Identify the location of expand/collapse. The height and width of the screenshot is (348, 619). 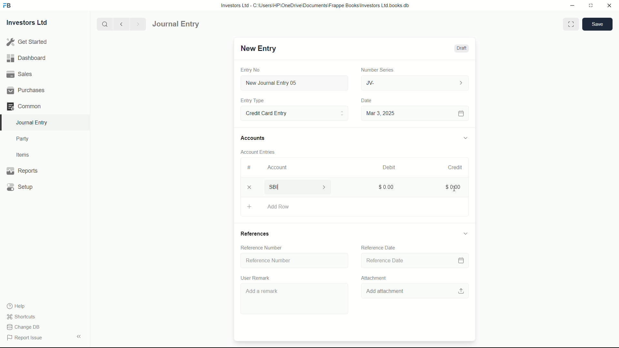
(465, 137).